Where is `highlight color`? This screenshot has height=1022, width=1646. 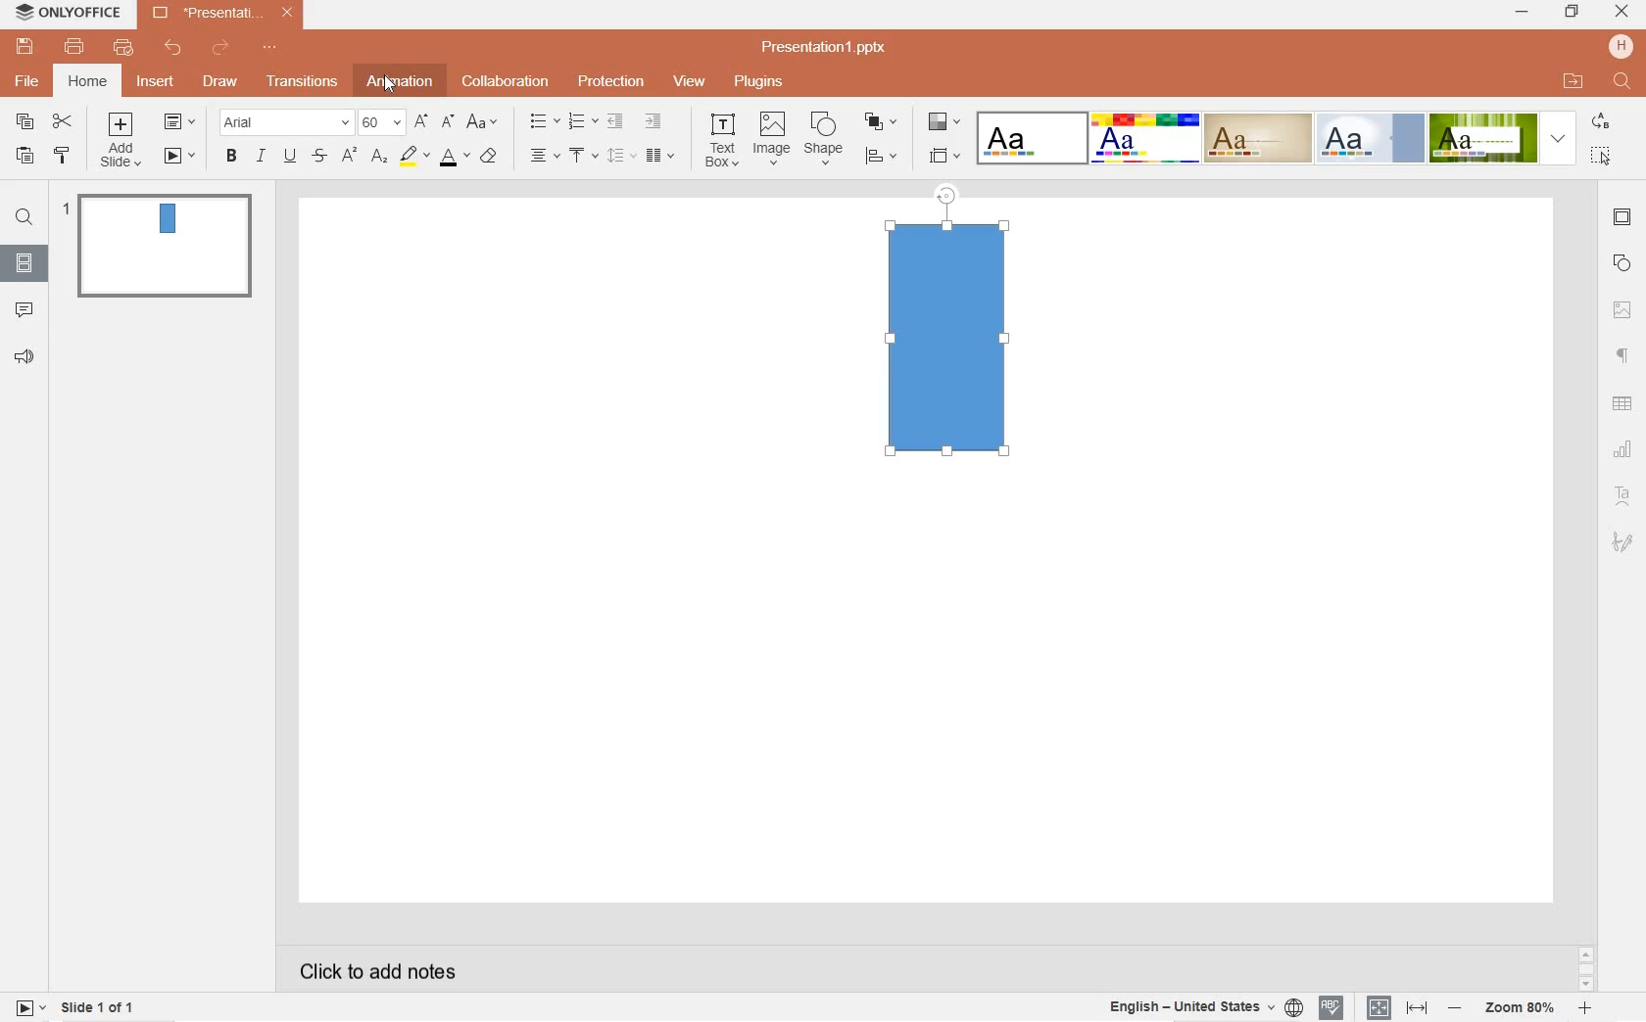 highlight color is located at coordinates (414, 157).